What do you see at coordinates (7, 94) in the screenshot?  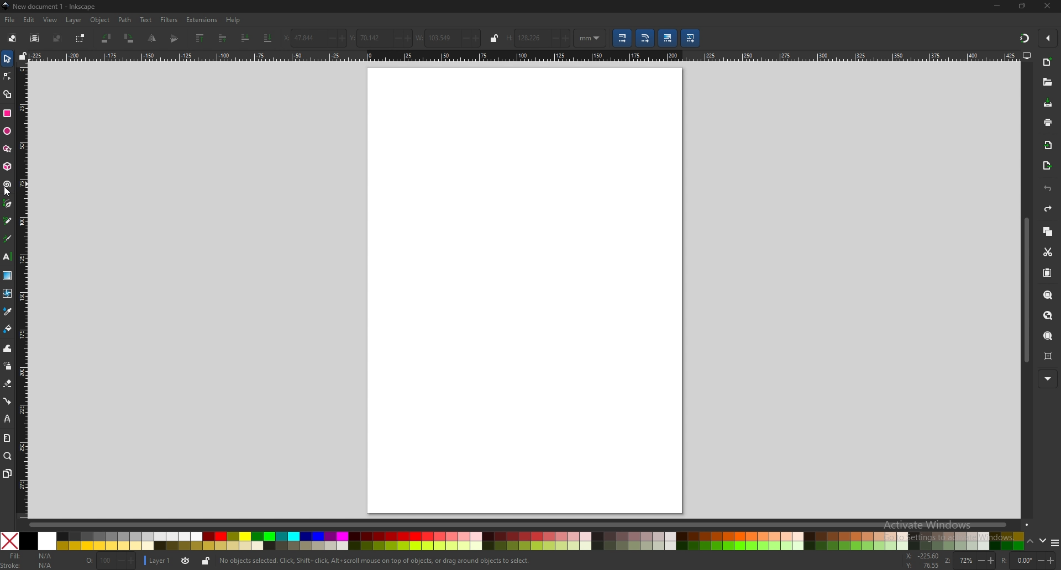 I see `shape builder` at bounding box center [7, 94].